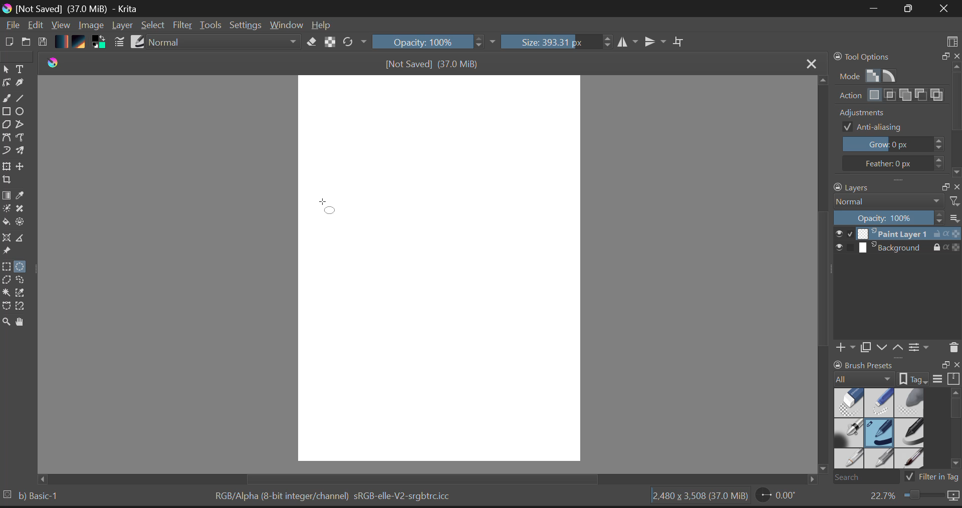 This screenshot has height=508, width=962. Describe the element at coordinates (777, 497) in the screenshot. I see `Page Rotation` at that location.